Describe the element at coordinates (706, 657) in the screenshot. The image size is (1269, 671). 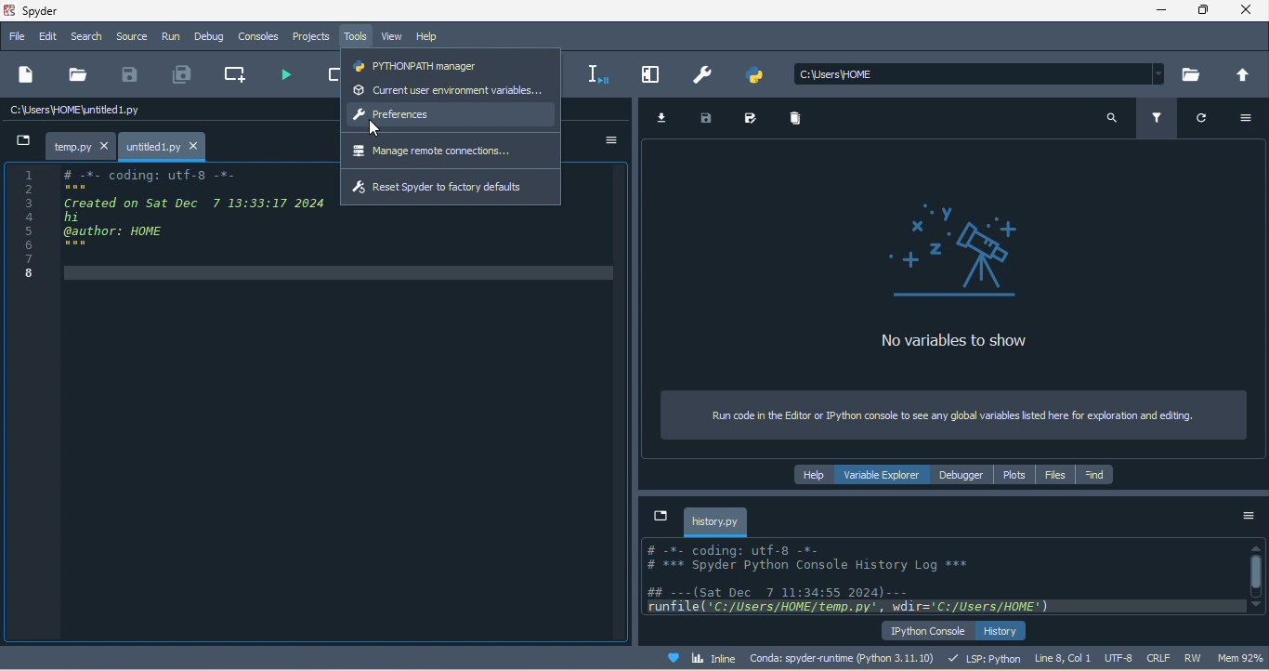
I see `inline` at that location.